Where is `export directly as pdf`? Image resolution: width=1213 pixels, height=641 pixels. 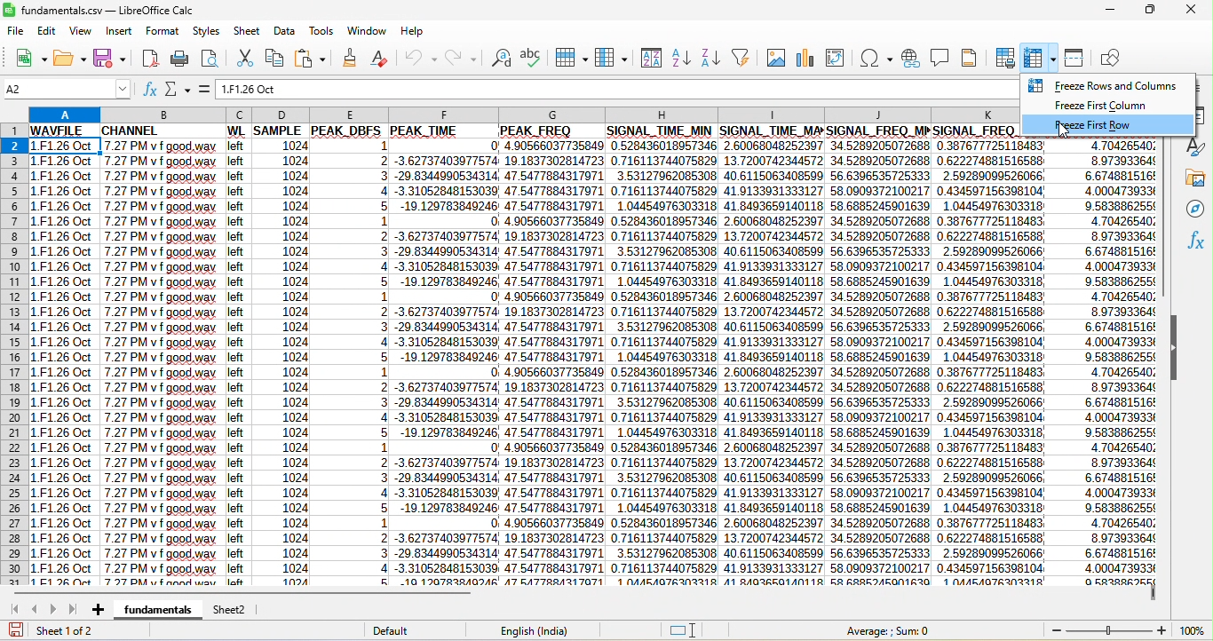 export directly as pdf is located at coordinates (149, 59).